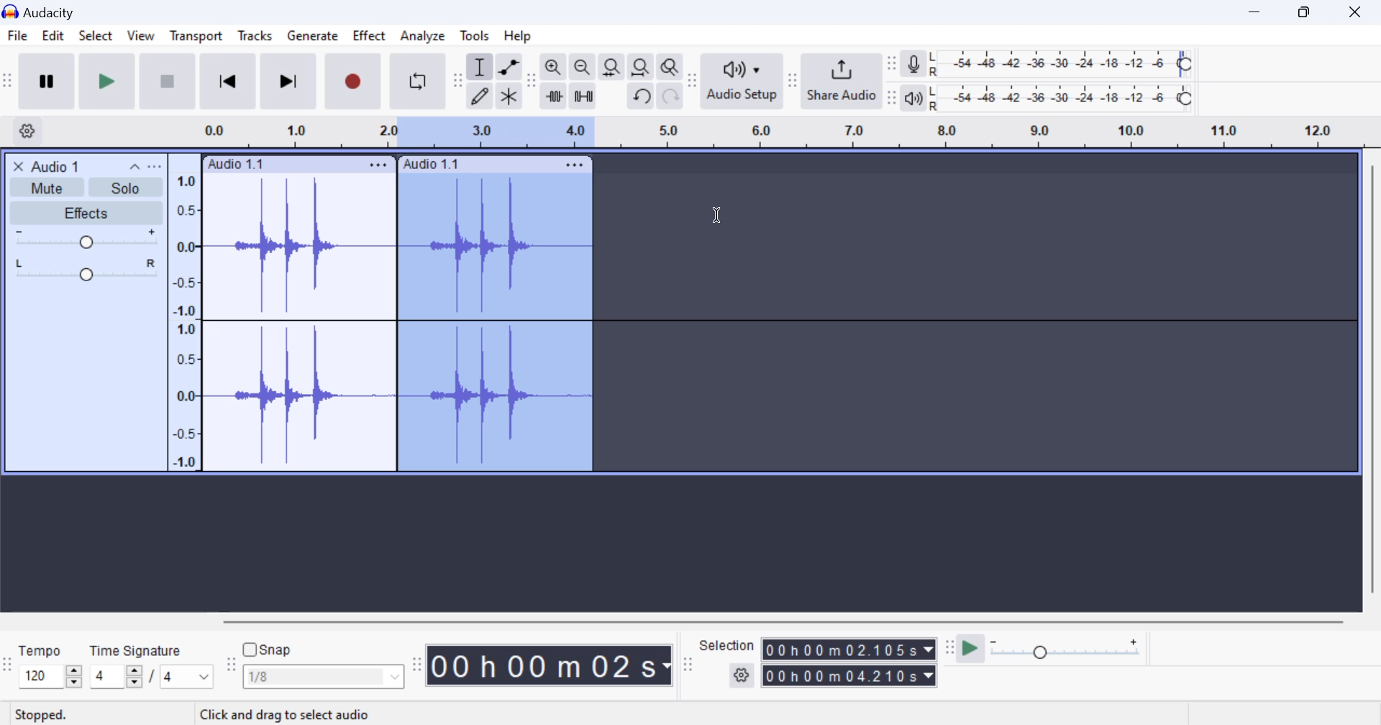 This screenshot has width=1381, height=725. I want to click on Max time signature options, so click(187, 678).